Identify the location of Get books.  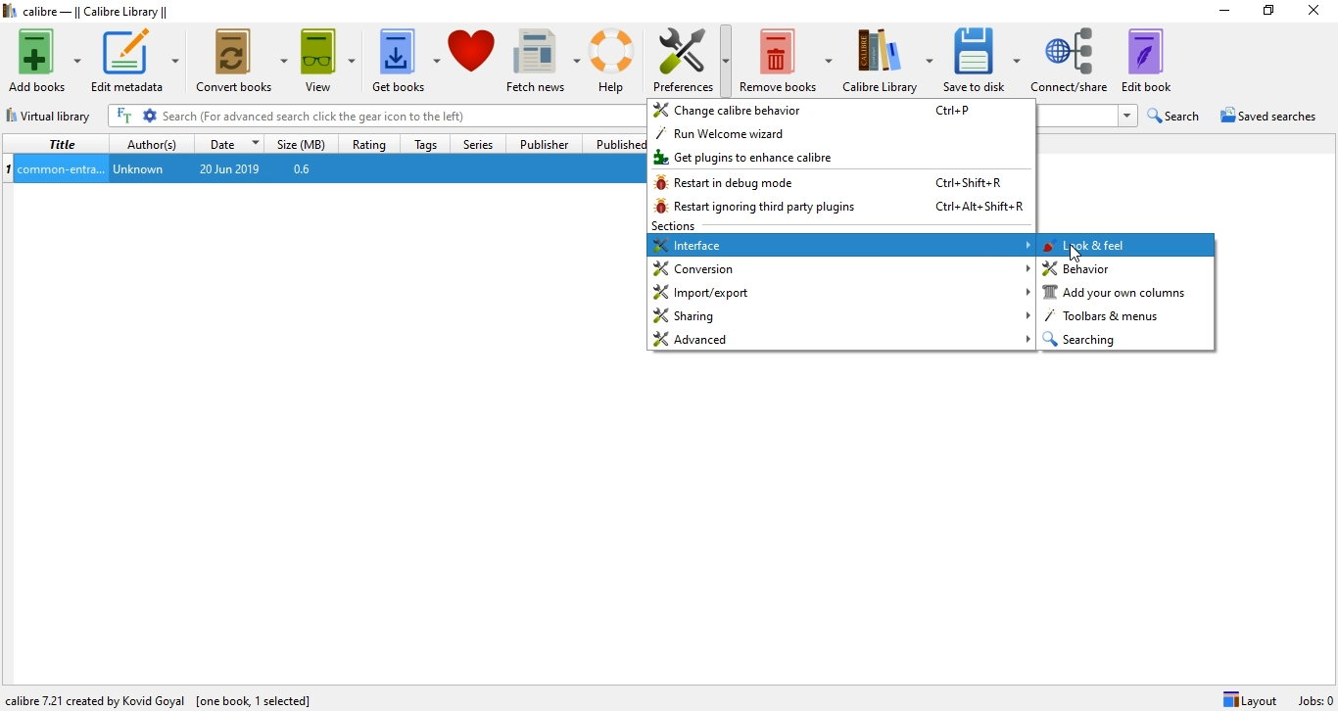
(404, 58).